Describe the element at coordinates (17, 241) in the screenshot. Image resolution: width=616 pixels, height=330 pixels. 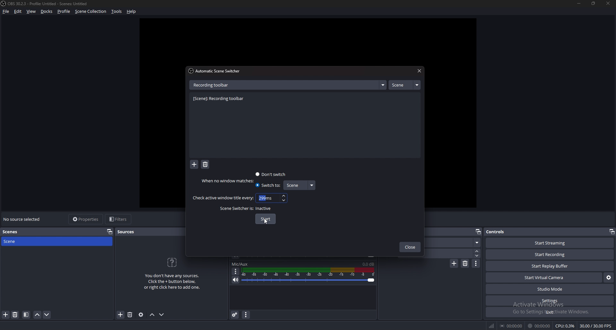
I see `scene` at that location.